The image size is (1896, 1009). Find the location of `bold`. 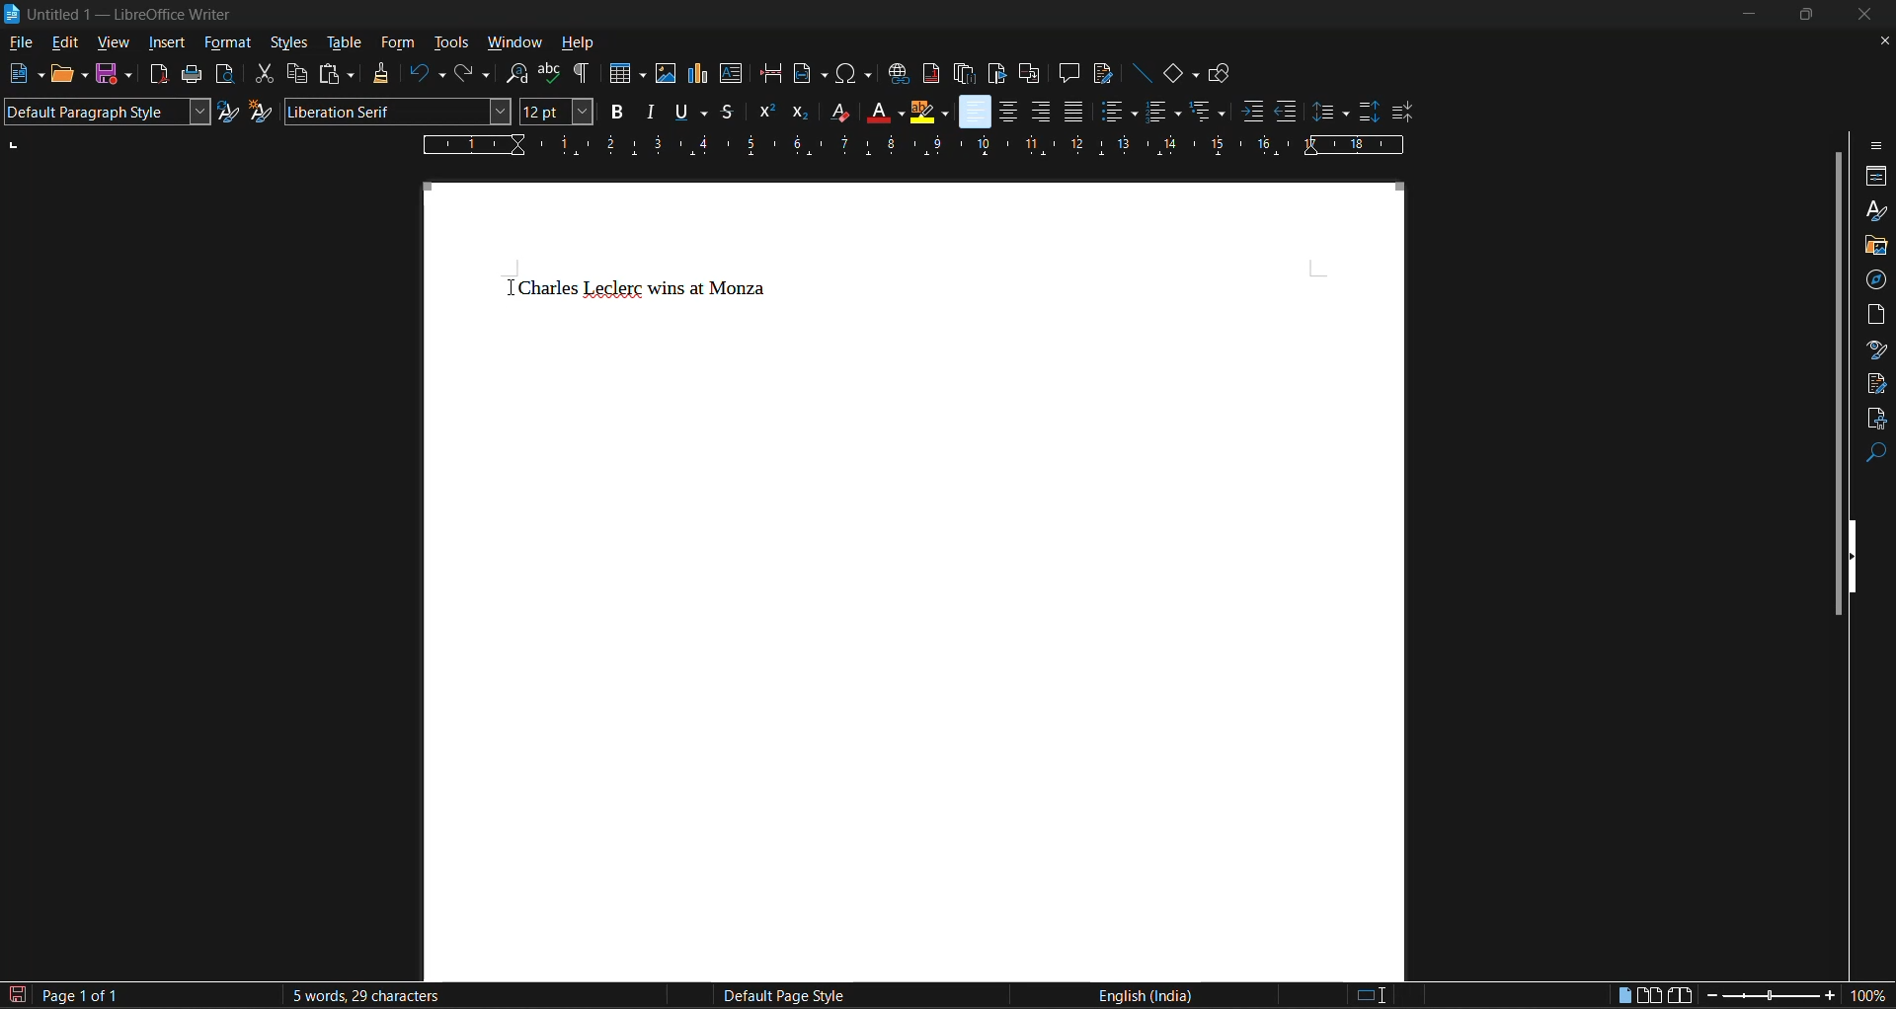

bold is located at coordinates (614, 111).